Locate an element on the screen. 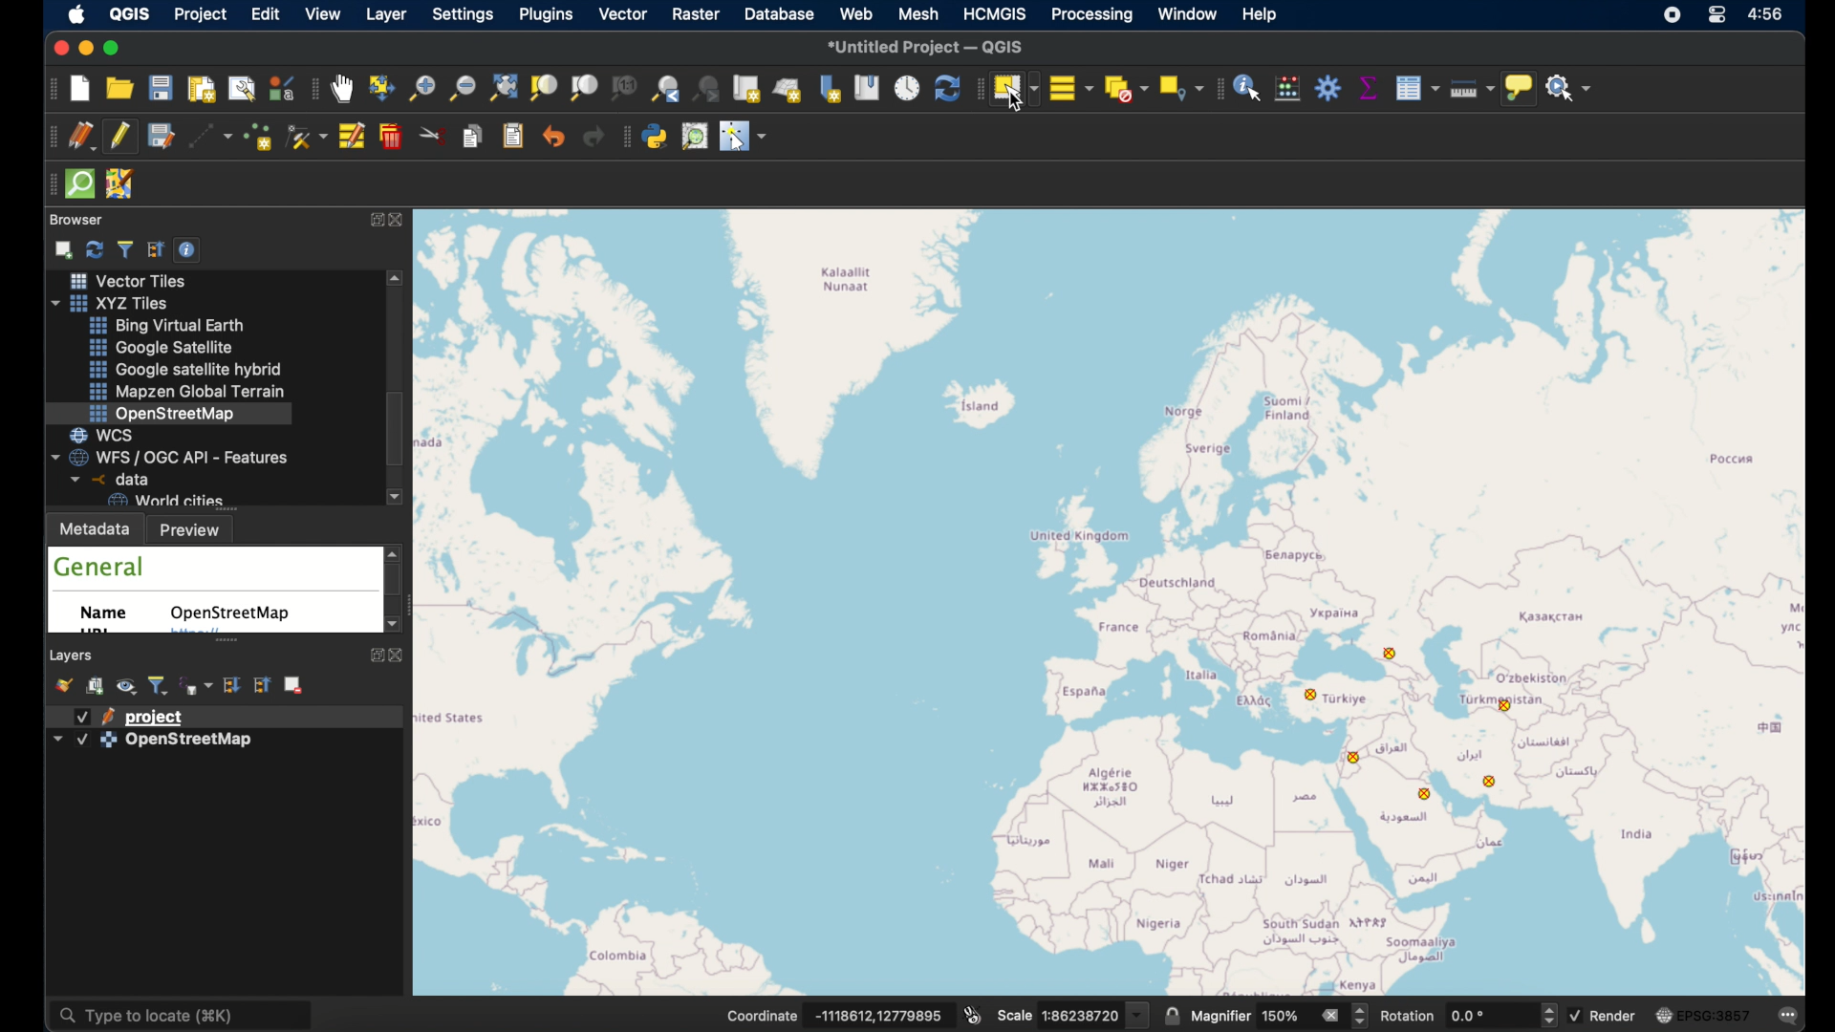 Image resolution: width=1835 pixels, height=1032 pixels. no action selected is located at coordinates (1570, 89).